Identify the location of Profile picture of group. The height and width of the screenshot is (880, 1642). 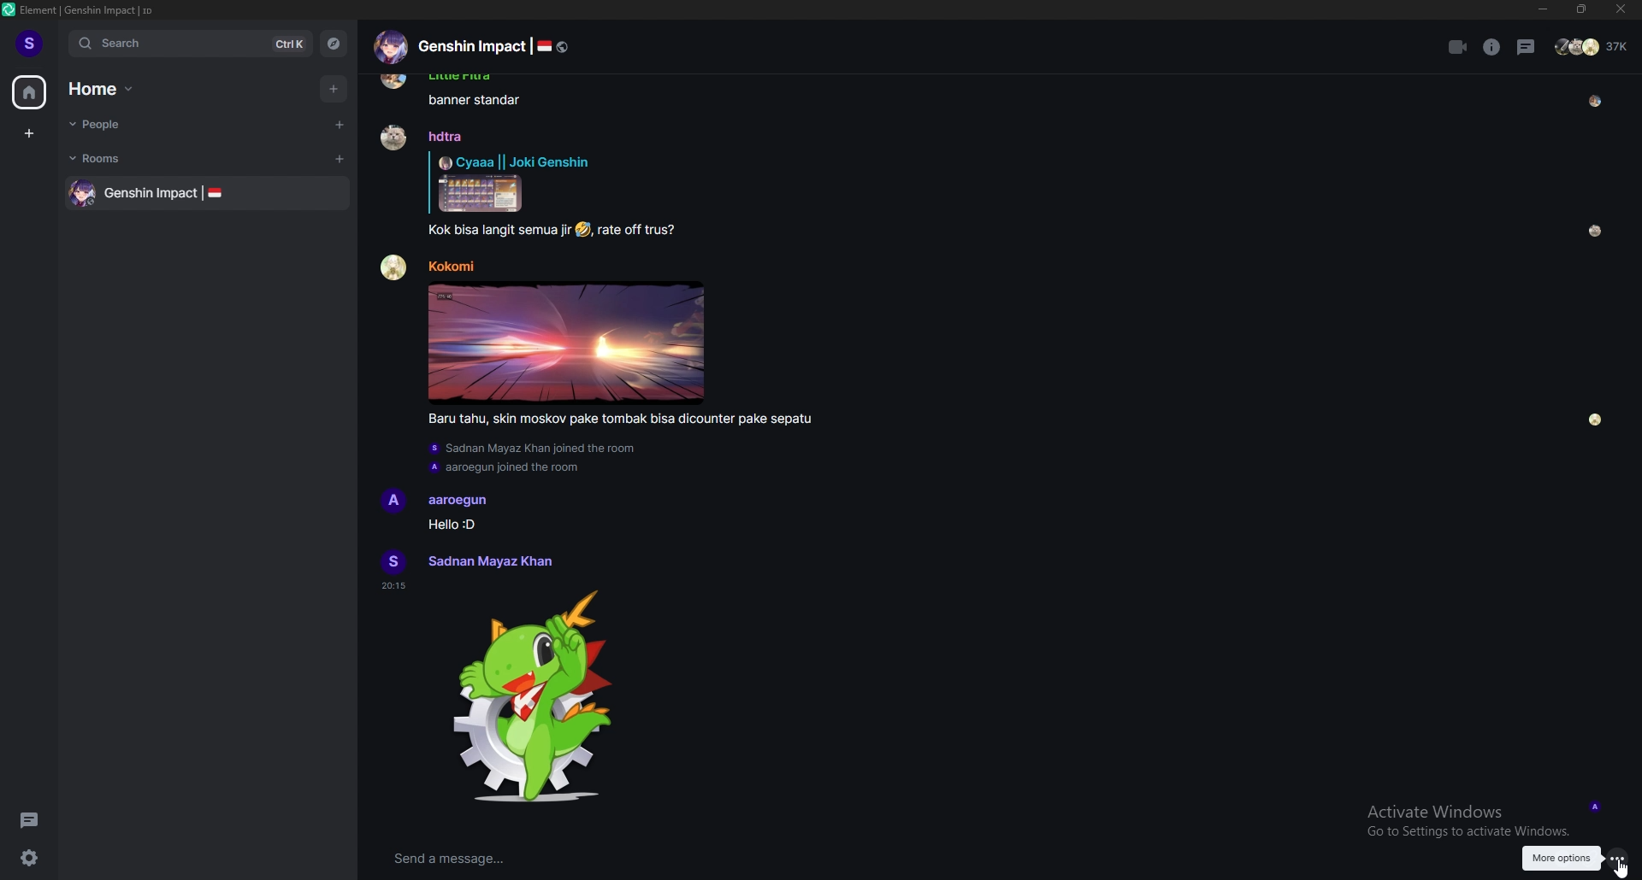
(83, 193).